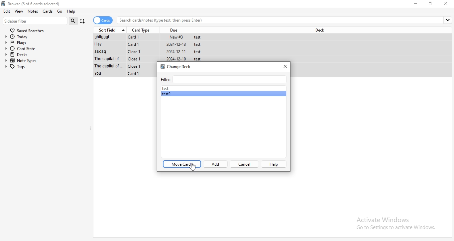 Image resolution: width=454 pixels, height=241 pixels. What do you see at coordinates (182, 164) in the screenshot?
I see `move cards` at bounding box center [182, 164].